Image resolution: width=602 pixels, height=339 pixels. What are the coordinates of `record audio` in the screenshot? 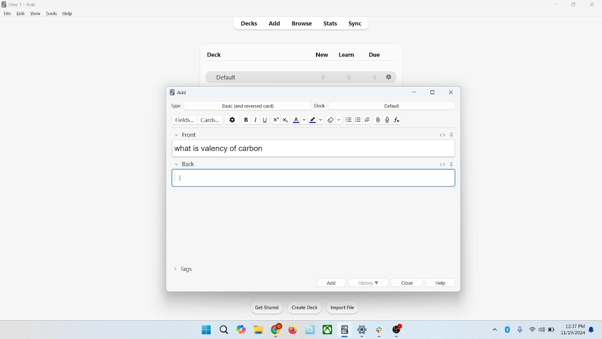 It's located at (388, 120).